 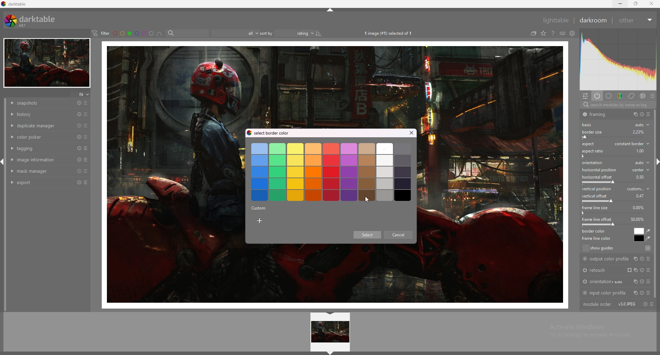 What do you see at coordinates (596, 196) in the screenshot?
I see `vertical offset` at bounding box center [596, 196].